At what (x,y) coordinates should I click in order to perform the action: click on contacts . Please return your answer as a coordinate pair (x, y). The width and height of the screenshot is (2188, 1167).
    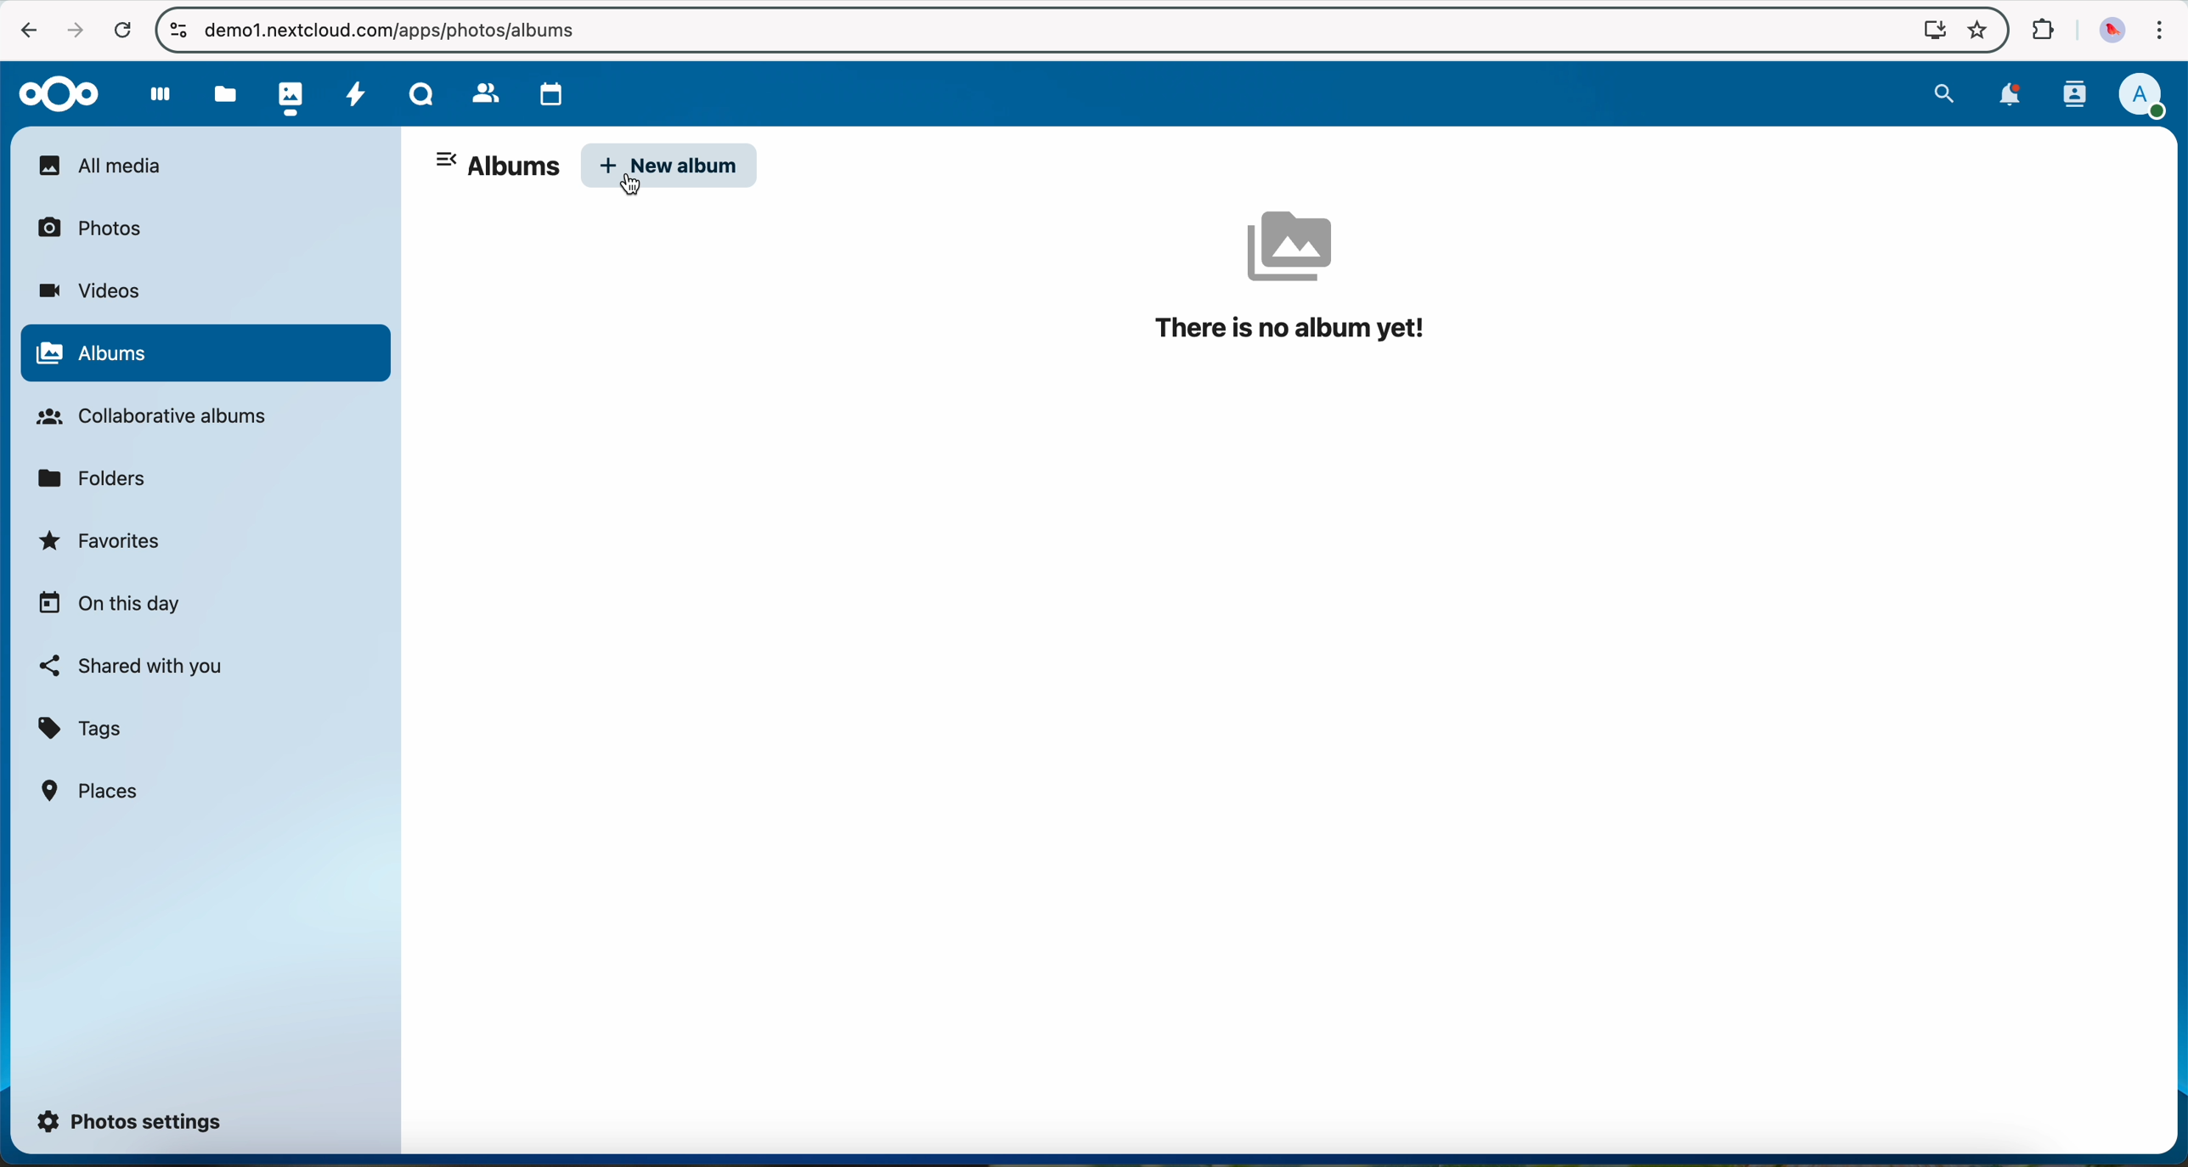
    Looking at the image, I should click on (479, 89).